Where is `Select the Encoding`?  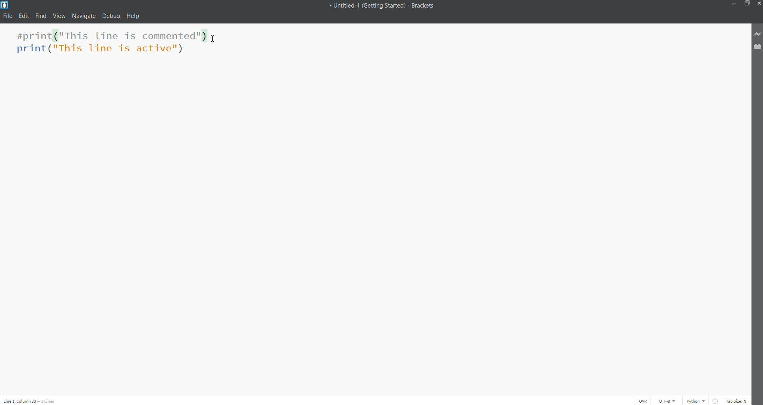
Select the Encoding is located at coordinates (668, 401).